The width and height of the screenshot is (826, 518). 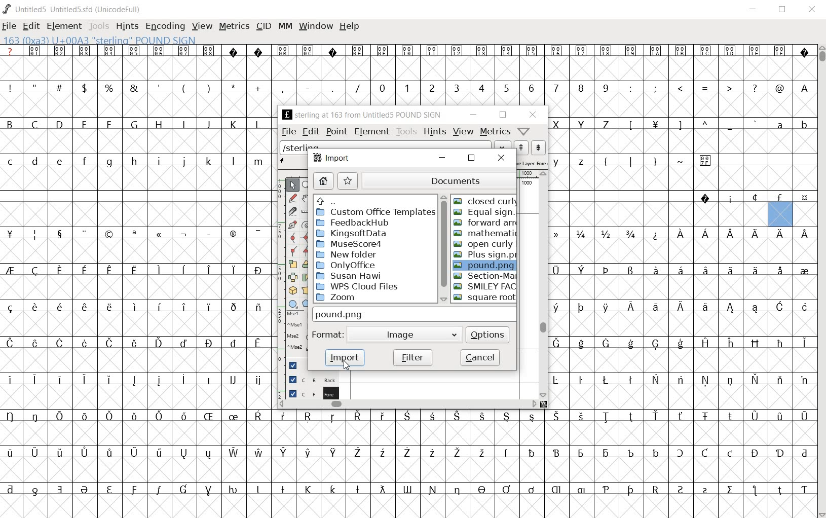 I want to click on Symbol, so click(x=33, y=308).